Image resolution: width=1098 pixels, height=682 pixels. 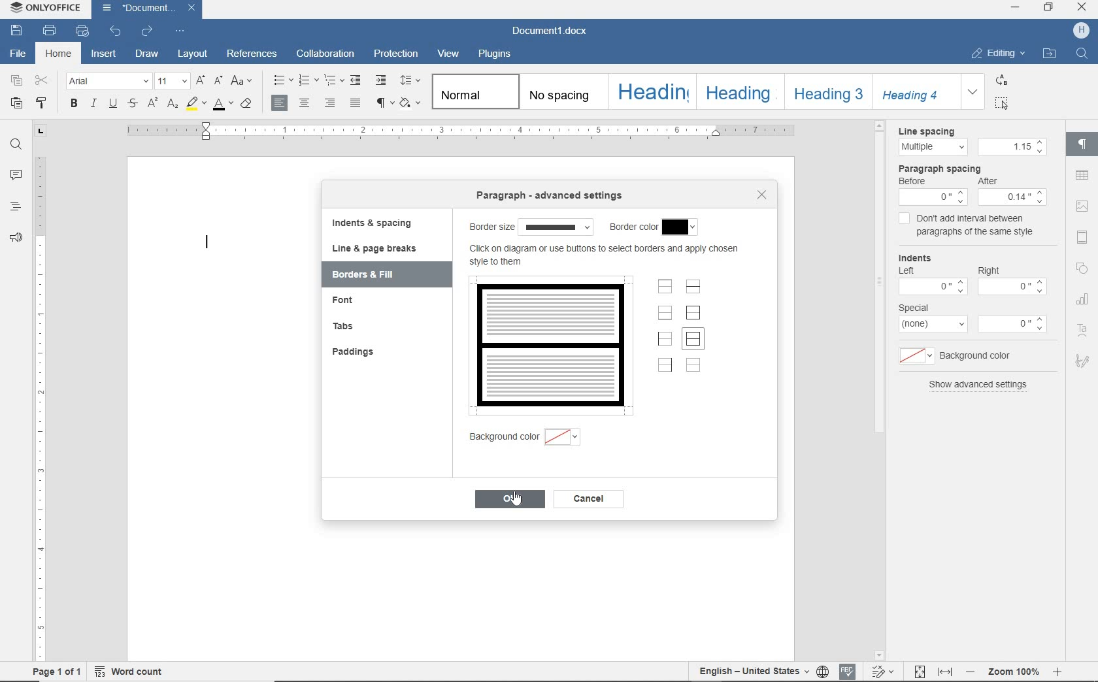 What do you see at coordinates (448, 54) in the screenshot?
I see `view` at bounding box center [448, 54].